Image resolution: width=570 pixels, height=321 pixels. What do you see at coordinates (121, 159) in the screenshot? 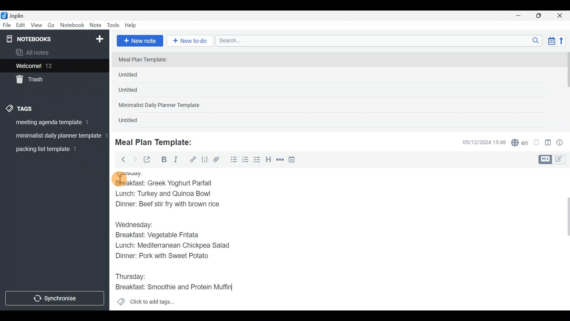
I see `Back` at bounding box center [121, 159].